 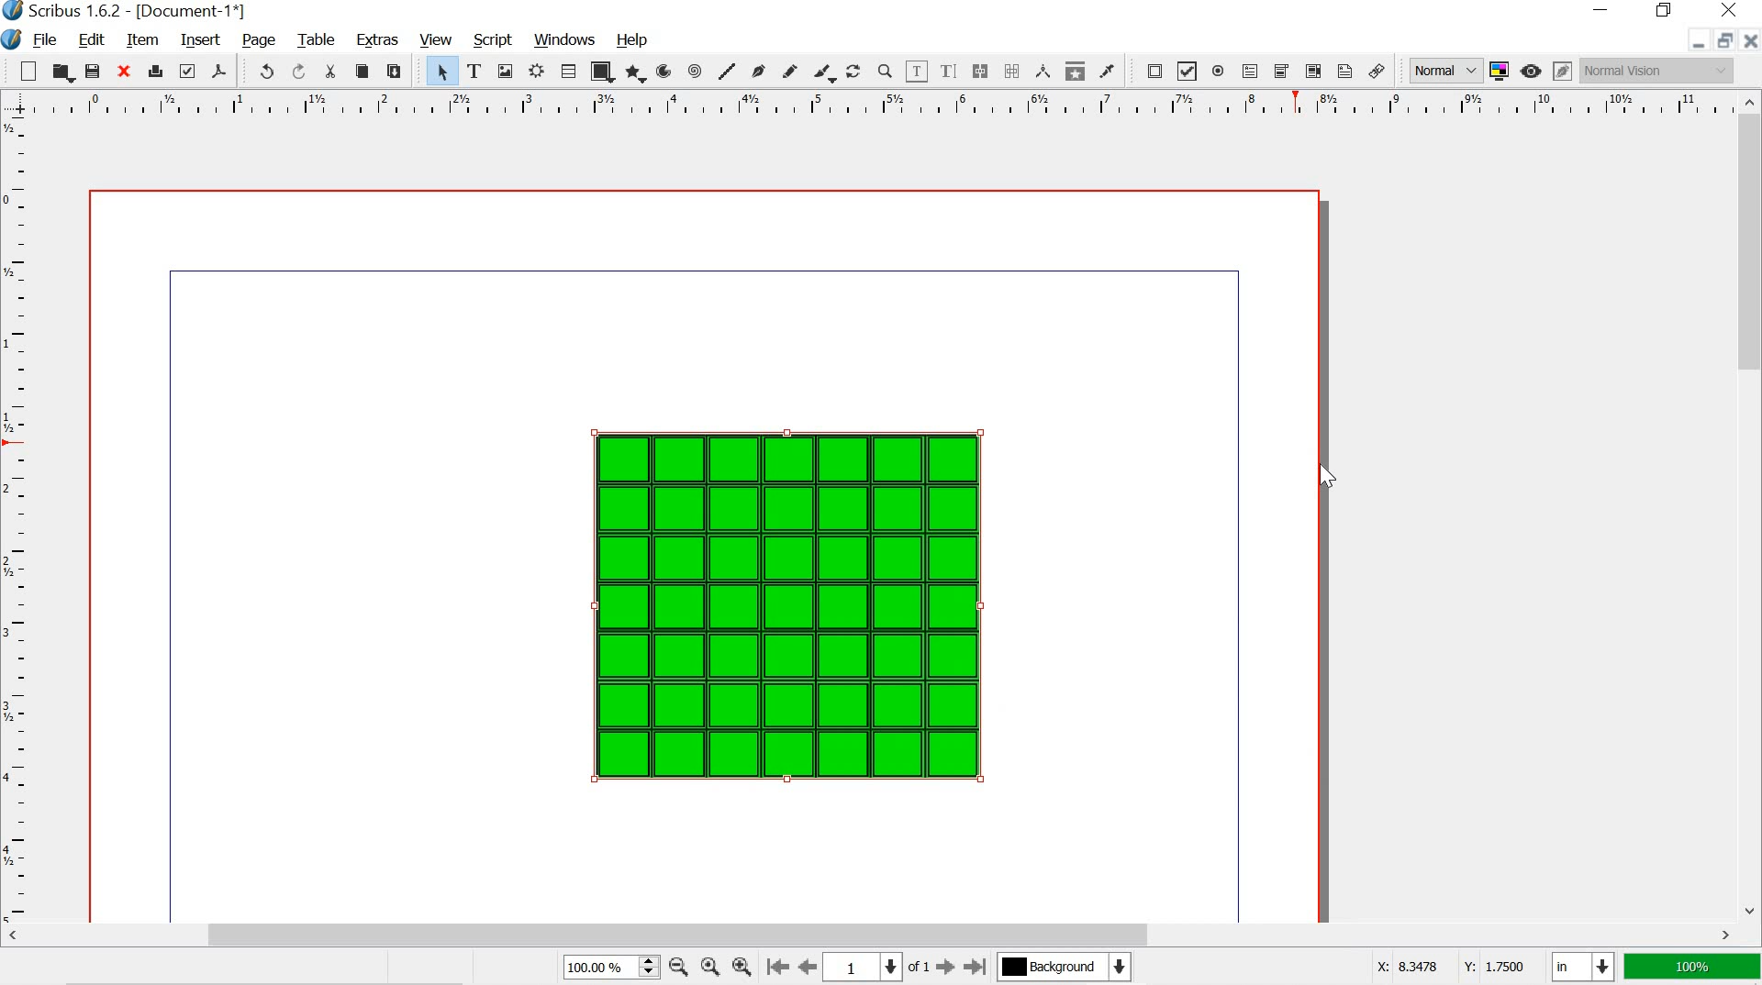 I want to click on zoom in or zoom out, so click(x=883, y=70).